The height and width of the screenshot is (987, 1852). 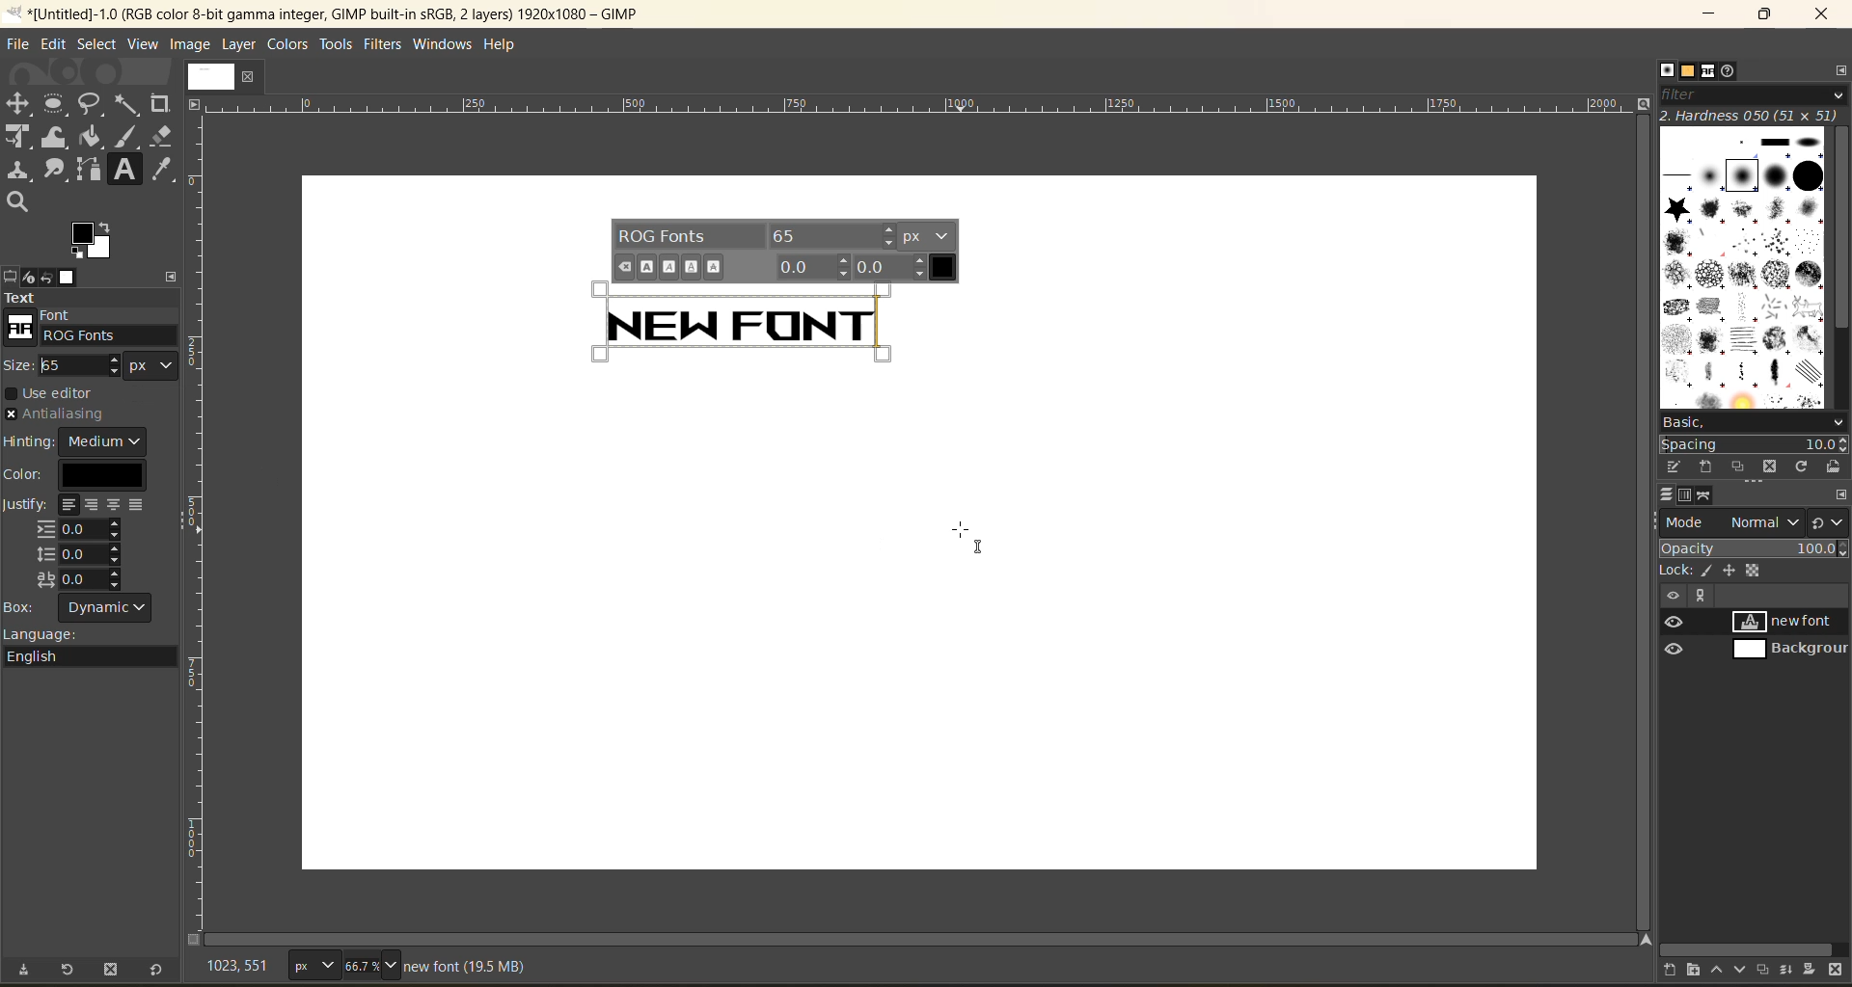 What do you see at coordinates (1839, 230) in the screenshot?
I see `vertical scroll bar` at bounding box center [1839, 230].